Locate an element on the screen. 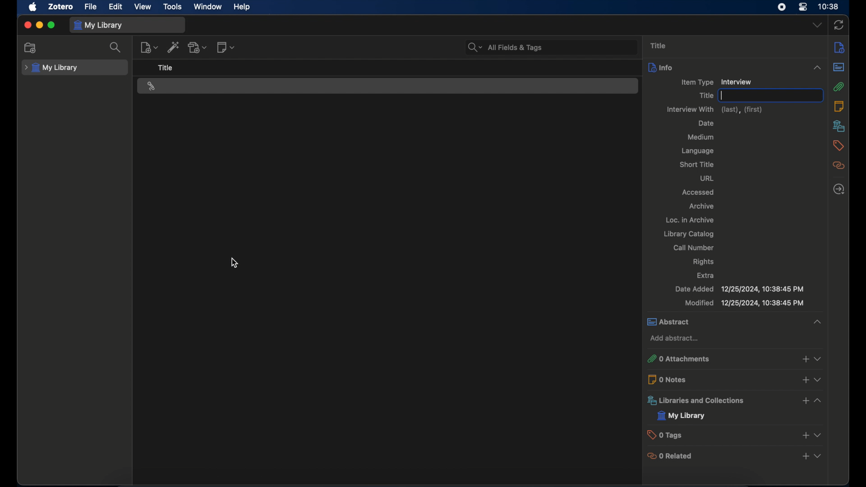 This screenshot has height=487, width=866. tags is located at coordinates (838, 145).